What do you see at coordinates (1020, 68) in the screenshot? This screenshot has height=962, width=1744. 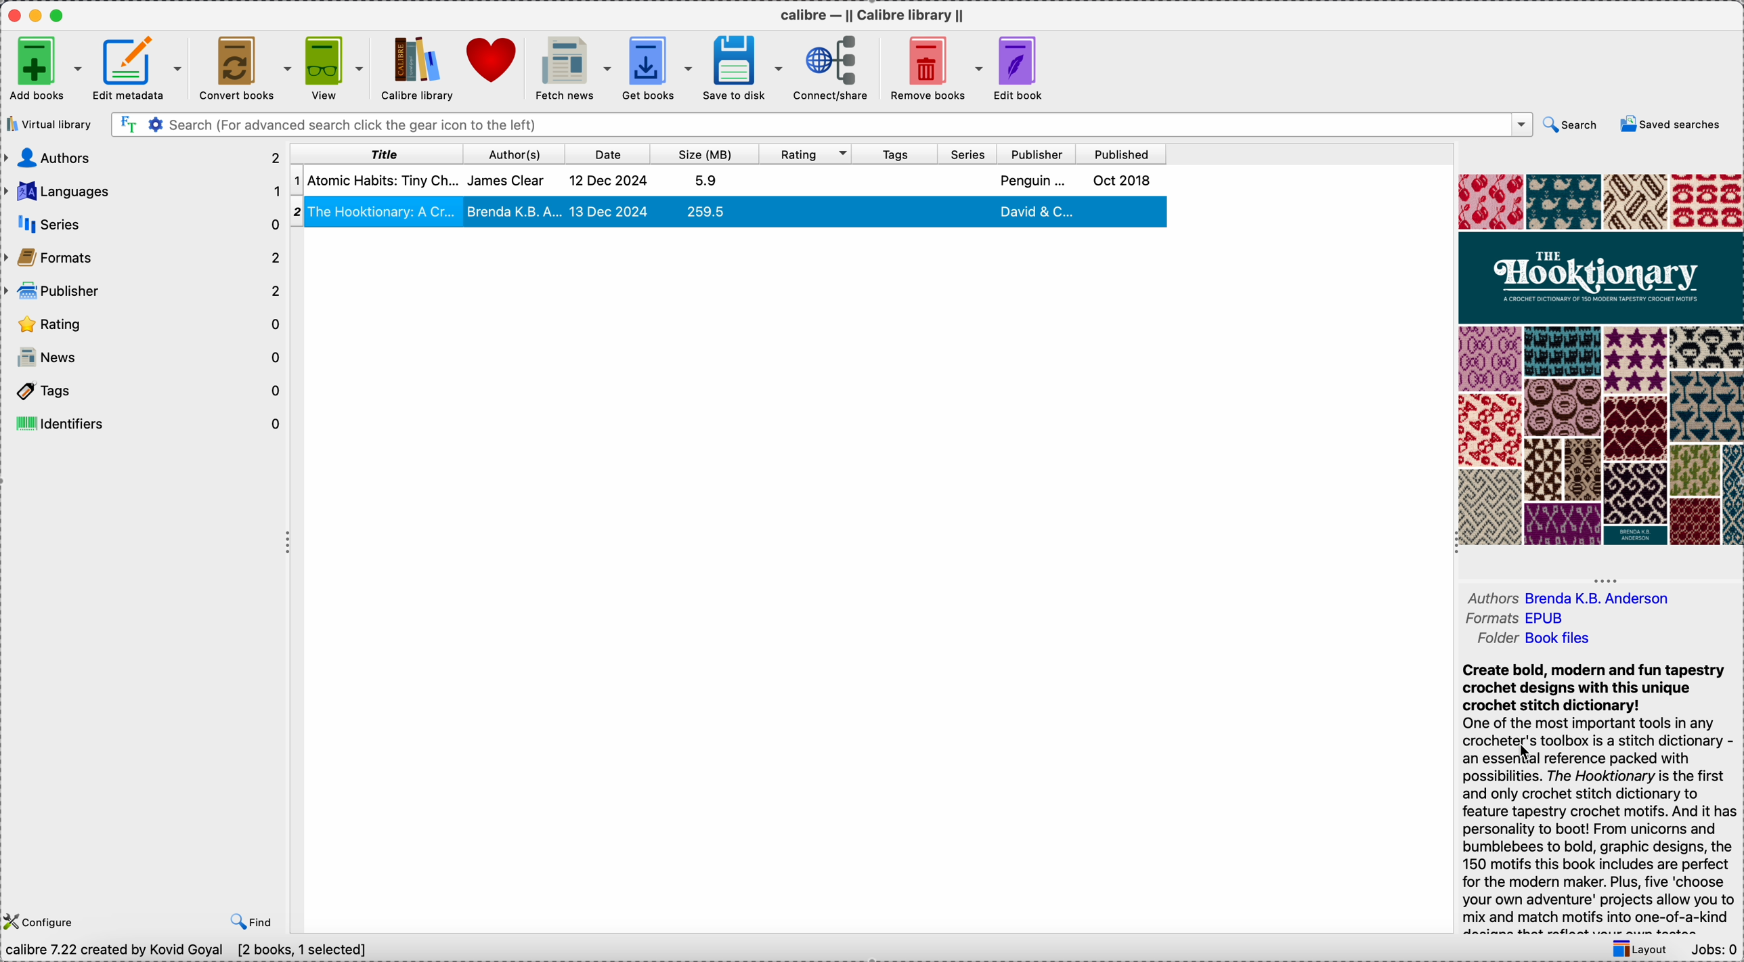 I see `edit book` at bounding box center [1020, 68].